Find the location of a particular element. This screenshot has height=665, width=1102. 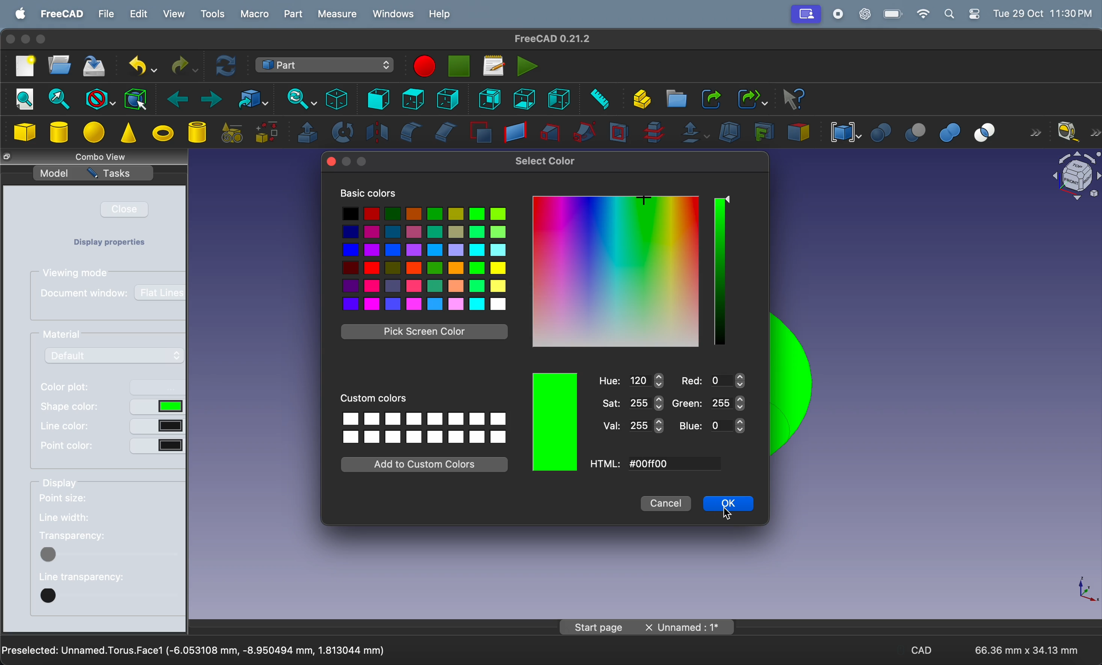

CAD is located at coordinates (921, 649).